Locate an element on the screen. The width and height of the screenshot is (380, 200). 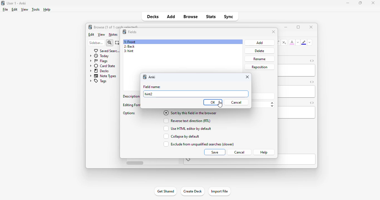
close is located at coordinates (274, 32).